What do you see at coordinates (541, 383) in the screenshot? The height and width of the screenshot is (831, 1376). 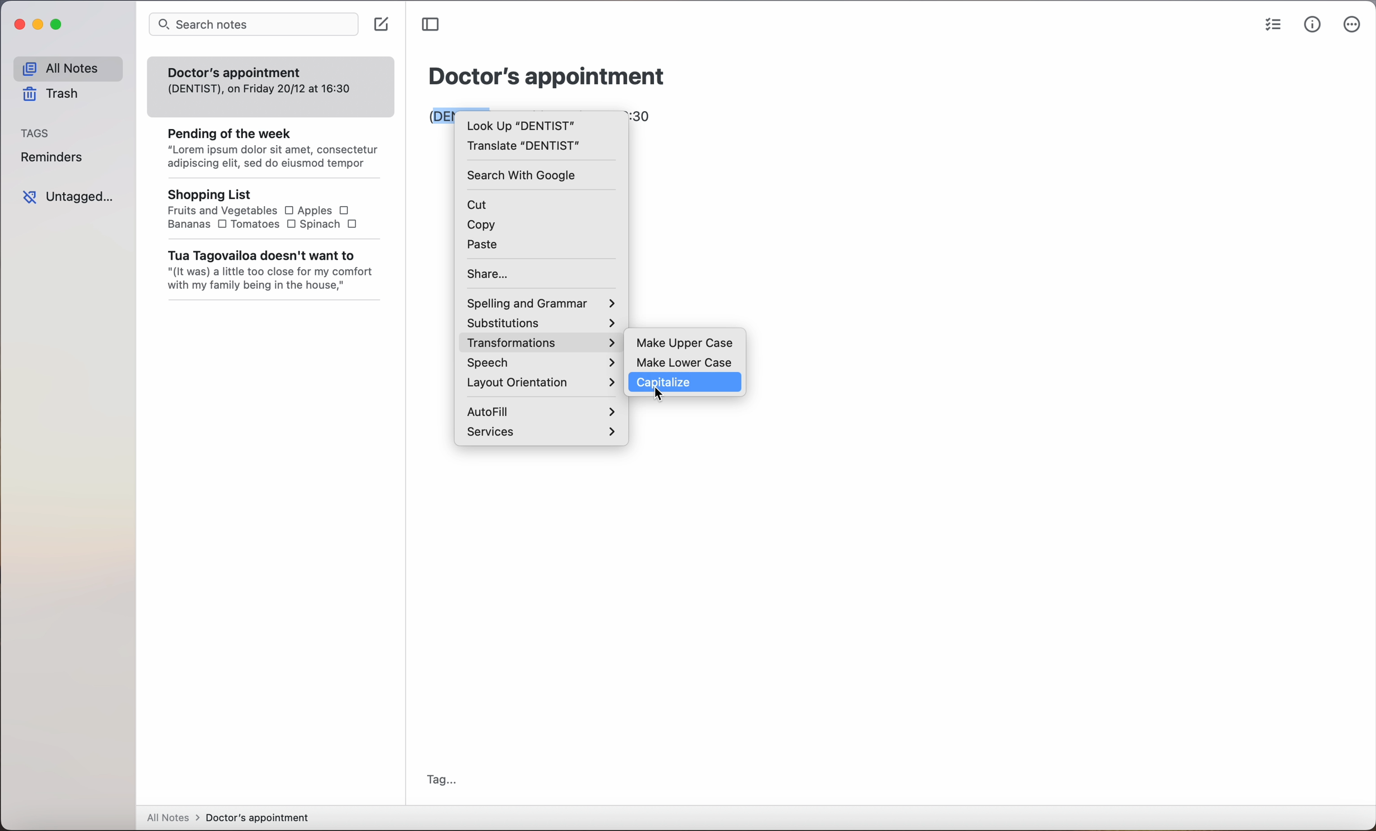 I see `layout orientarion` at bounding box center [541, 383].